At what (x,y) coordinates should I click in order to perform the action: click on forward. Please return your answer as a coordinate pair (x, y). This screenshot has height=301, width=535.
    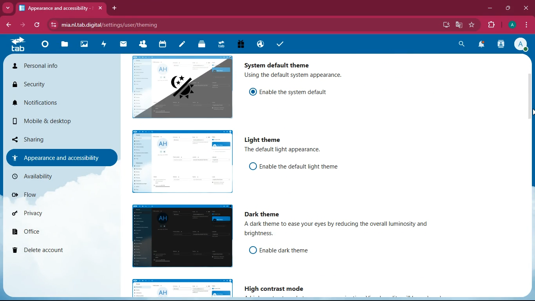
    Looking at the image, I should click on (23, 25).